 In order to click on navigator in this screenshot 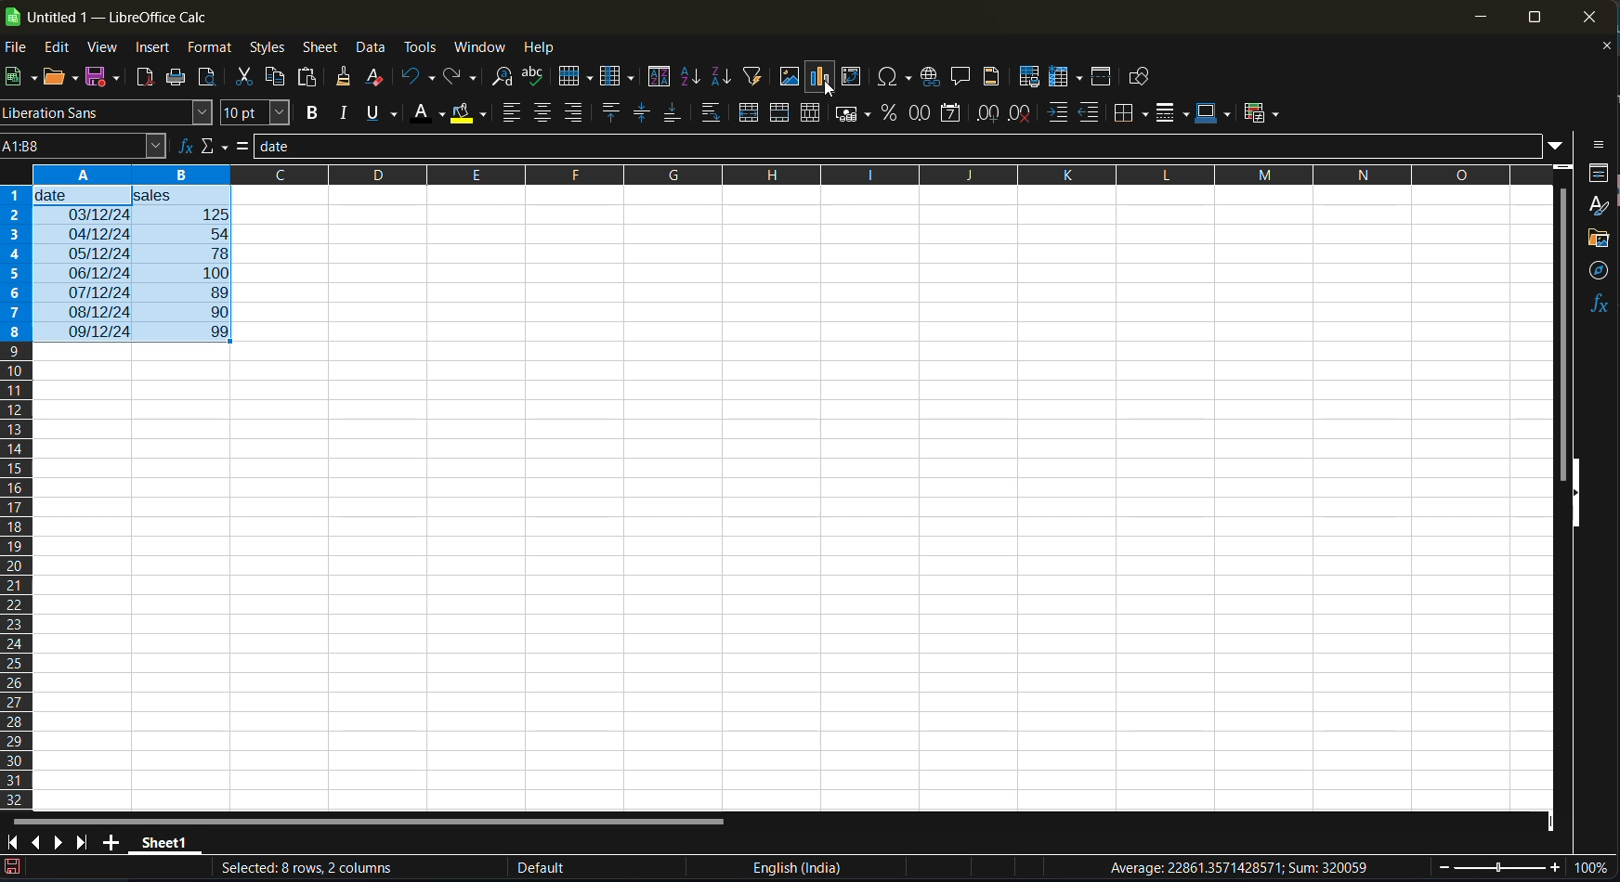, I will do `click(1598, 272)`.